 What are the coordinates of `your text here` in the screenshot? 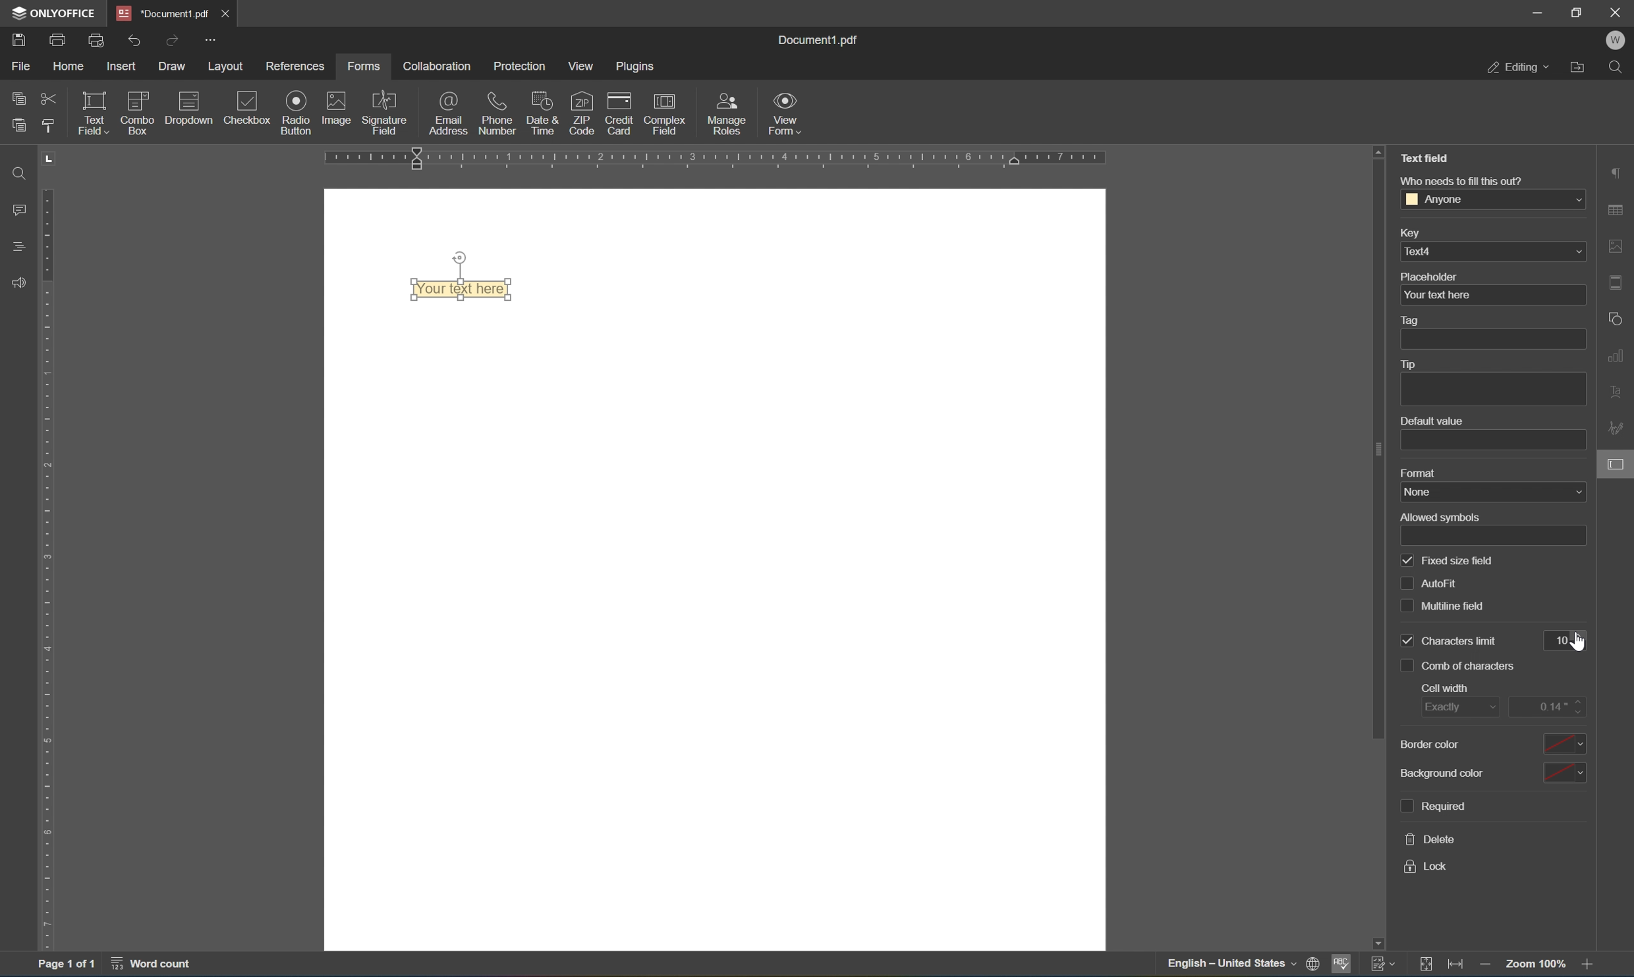 It's located at (460, 289).